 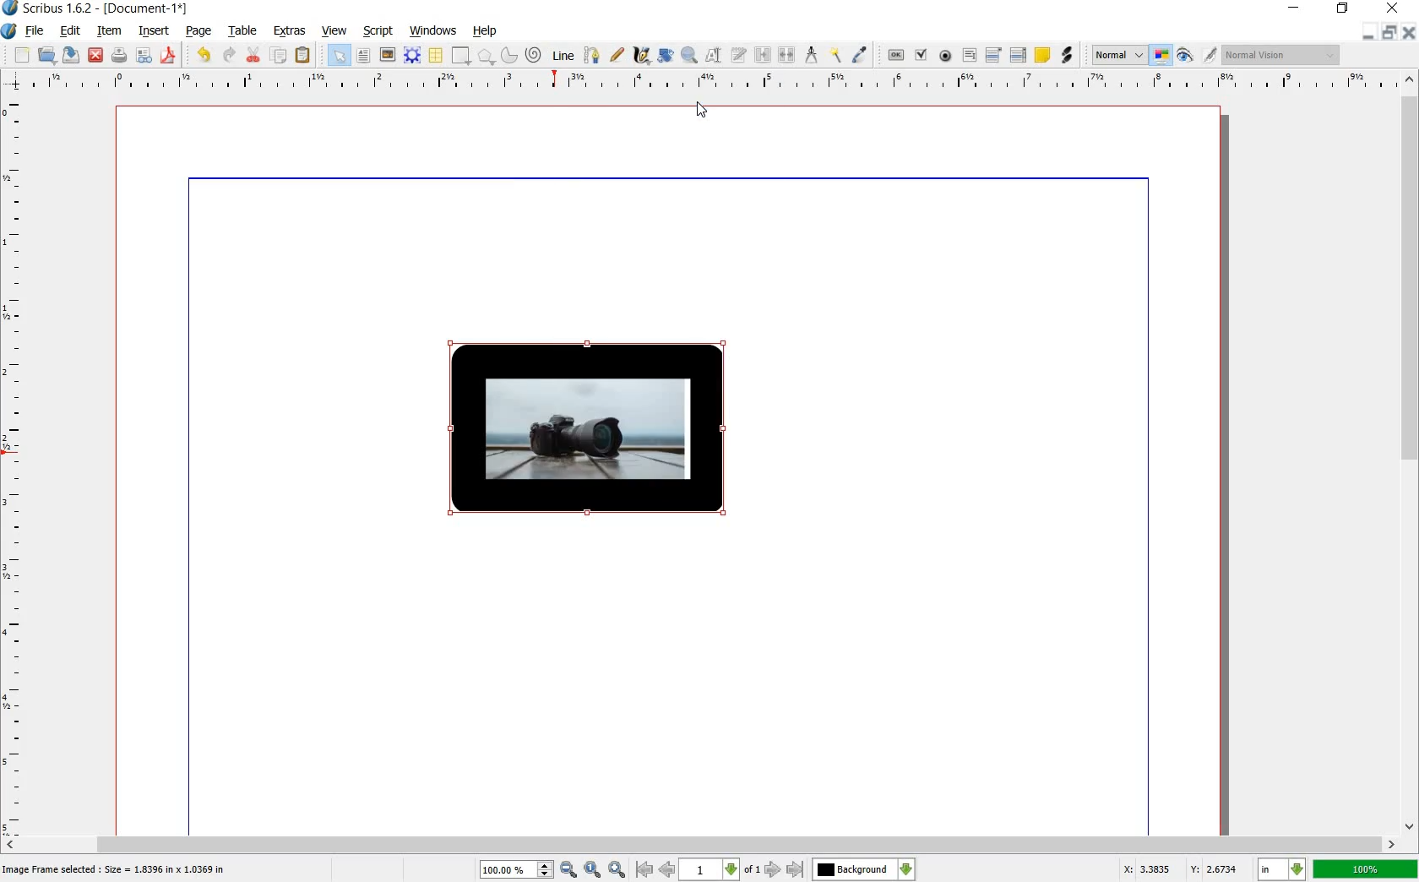 I want to click on go to antepenultimate page, so click(x=644, y=869).